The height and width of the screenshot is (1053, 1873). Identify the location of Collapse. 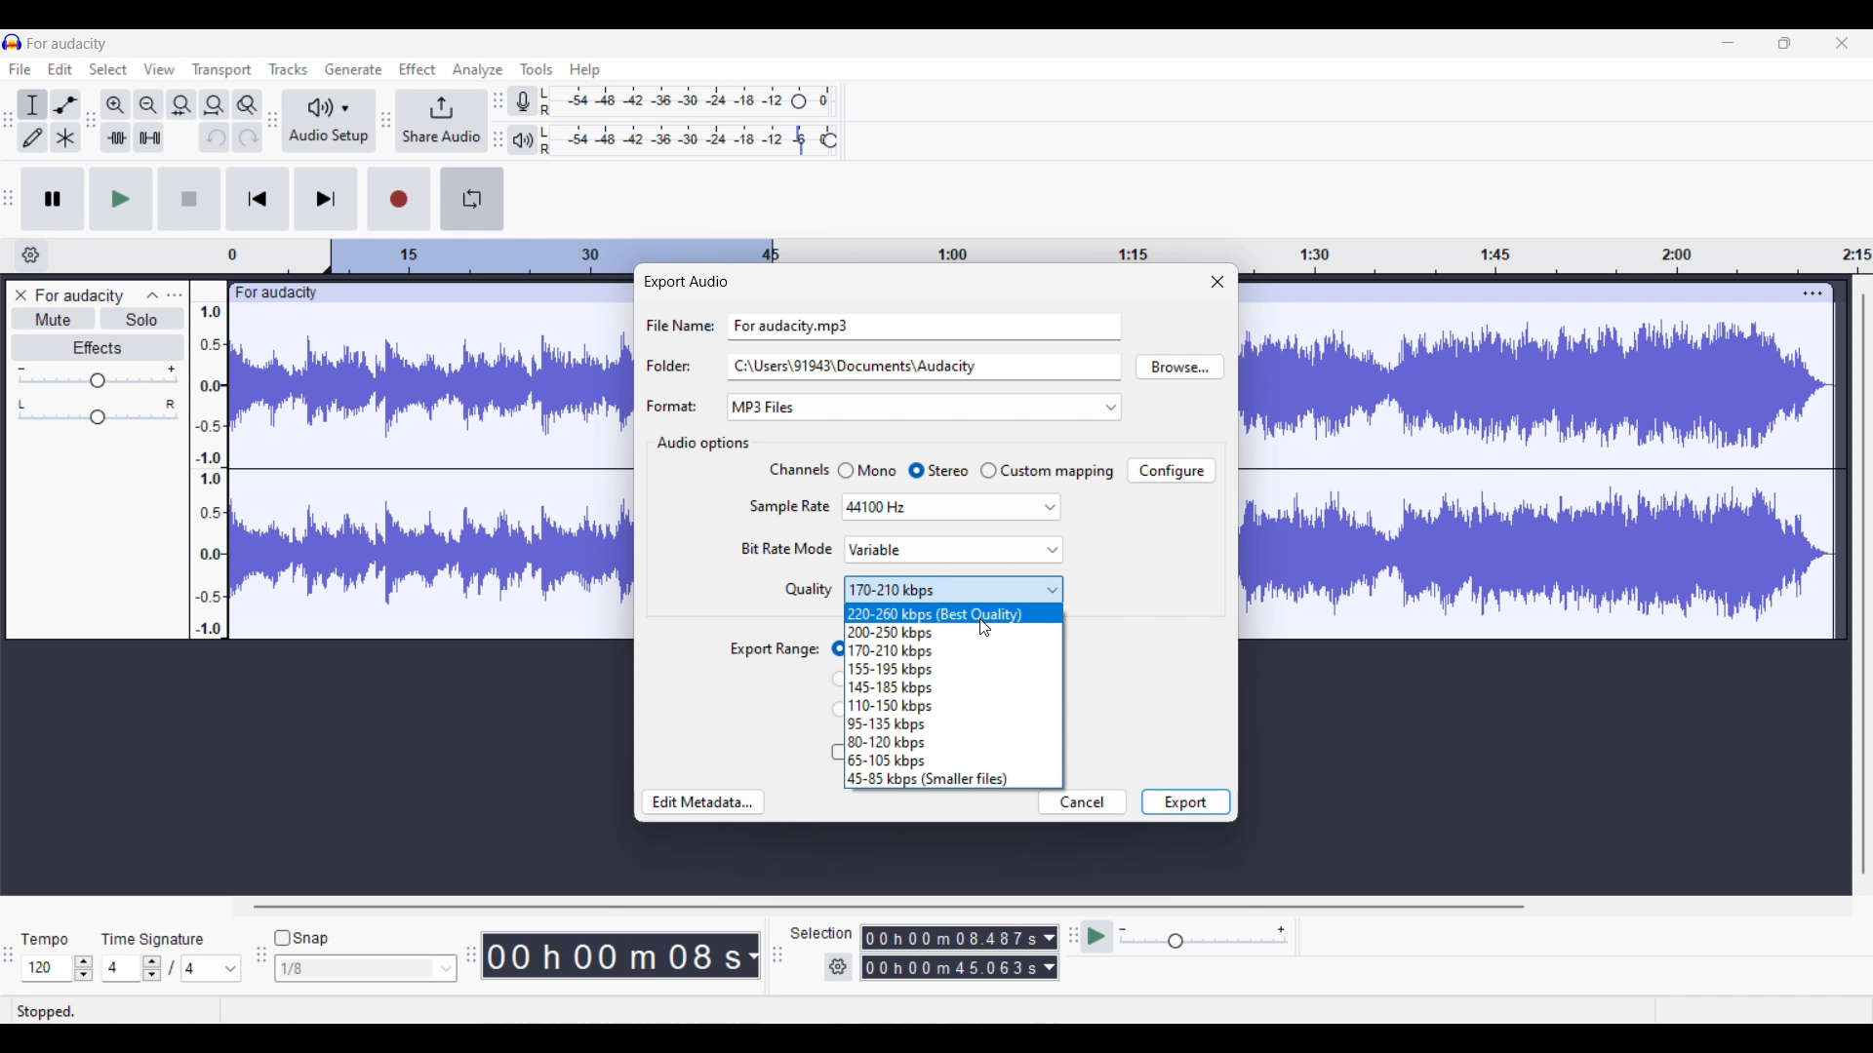
(153, 295).